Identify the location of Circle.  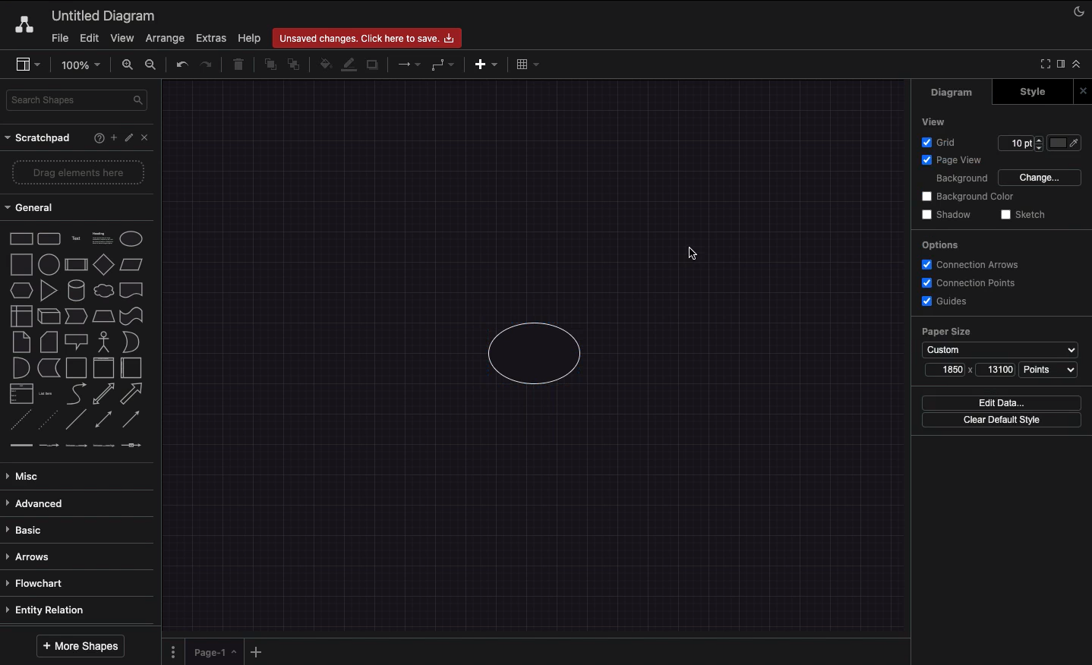
(49, 263).